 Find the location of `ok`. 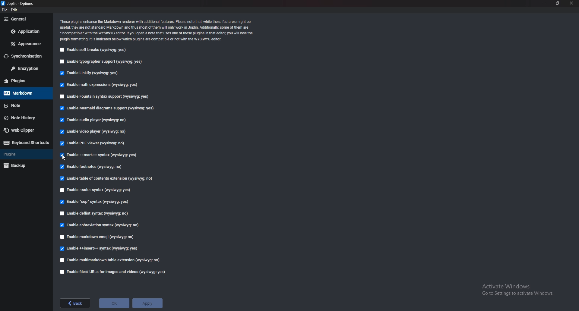

ok is located at coordinates (115, 303).